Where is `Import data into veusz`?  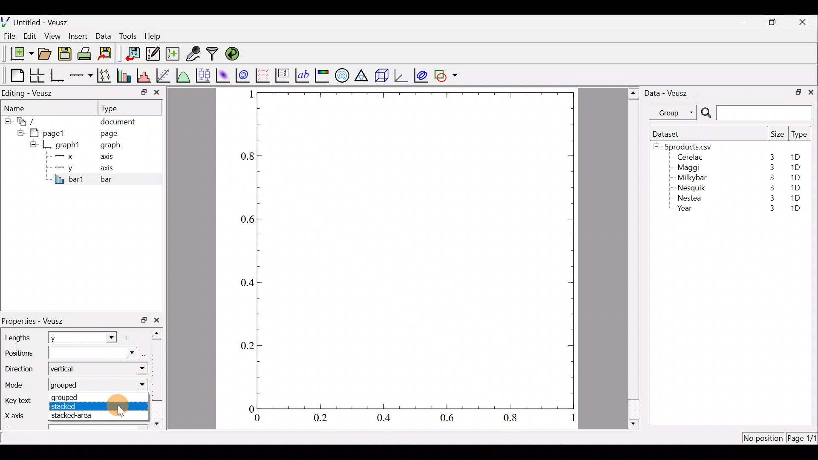 Import data into veusz is located at coordinates (133, 54).